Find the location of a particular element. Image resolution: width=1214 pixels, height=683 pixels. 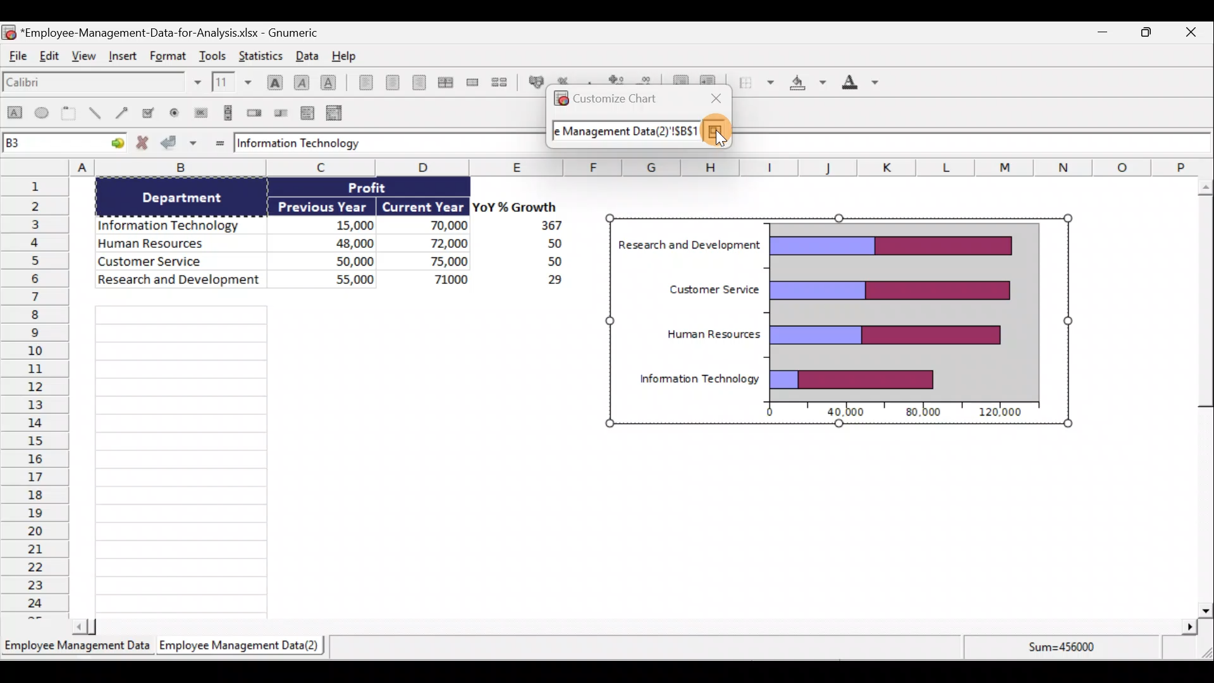

Close is located at coordinates (713, 97).